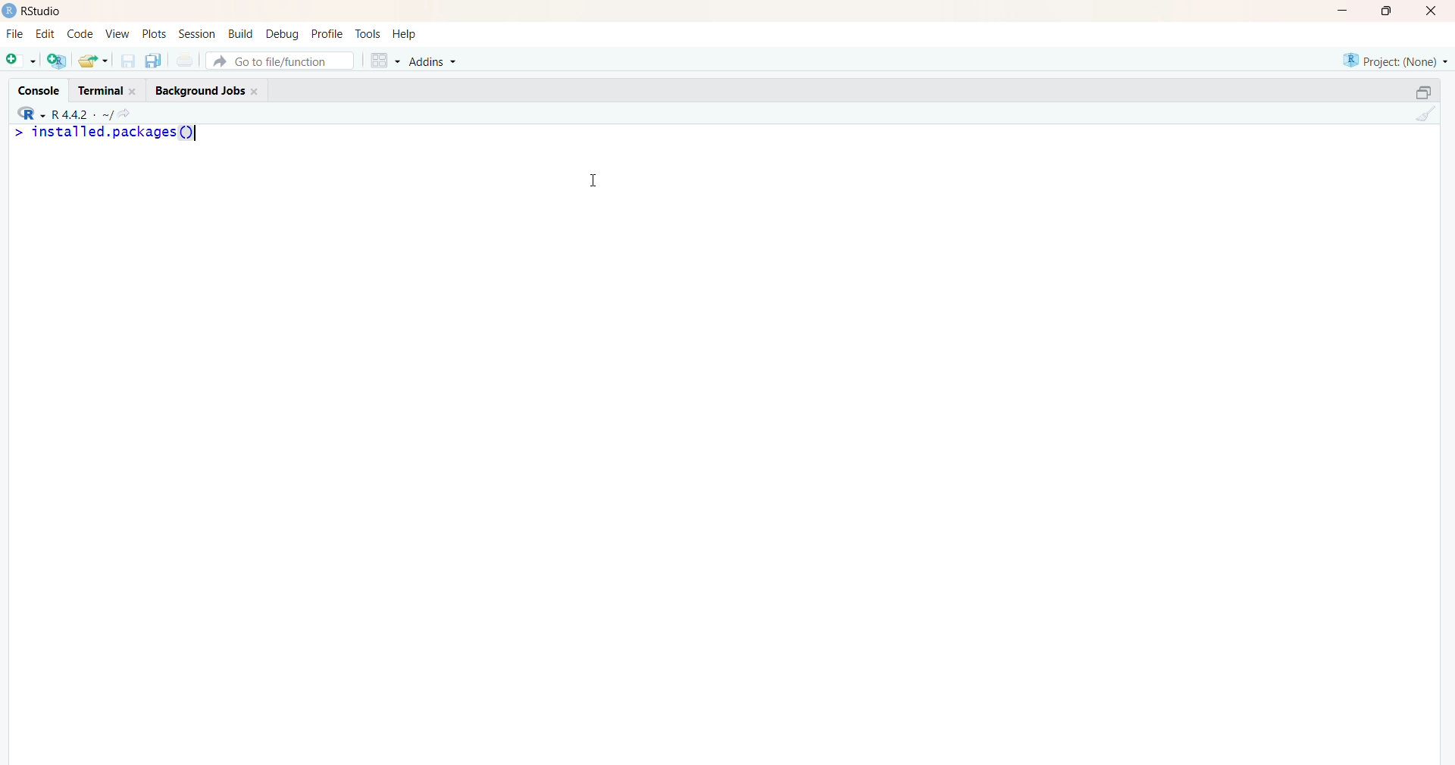 The height and width of the screenshot is (765, 1455). Describe the element at coordinates (125, 115) in the screenshot. I see `view the current working directory` at that location.